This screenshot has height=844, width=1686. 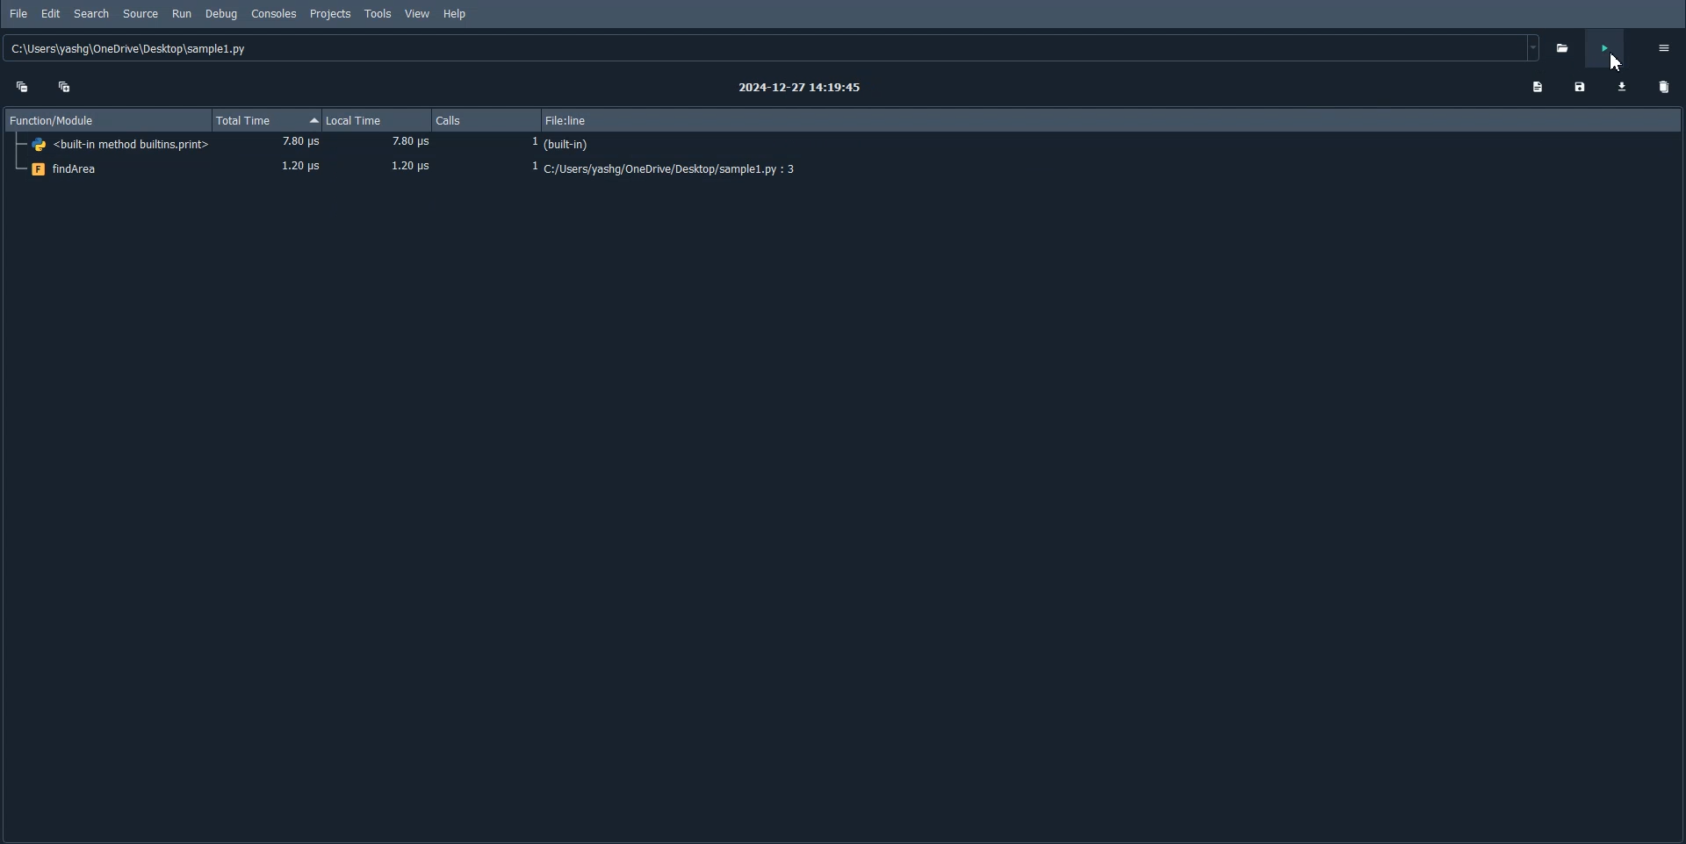 I want to click on File, so click(x=19, y=14).